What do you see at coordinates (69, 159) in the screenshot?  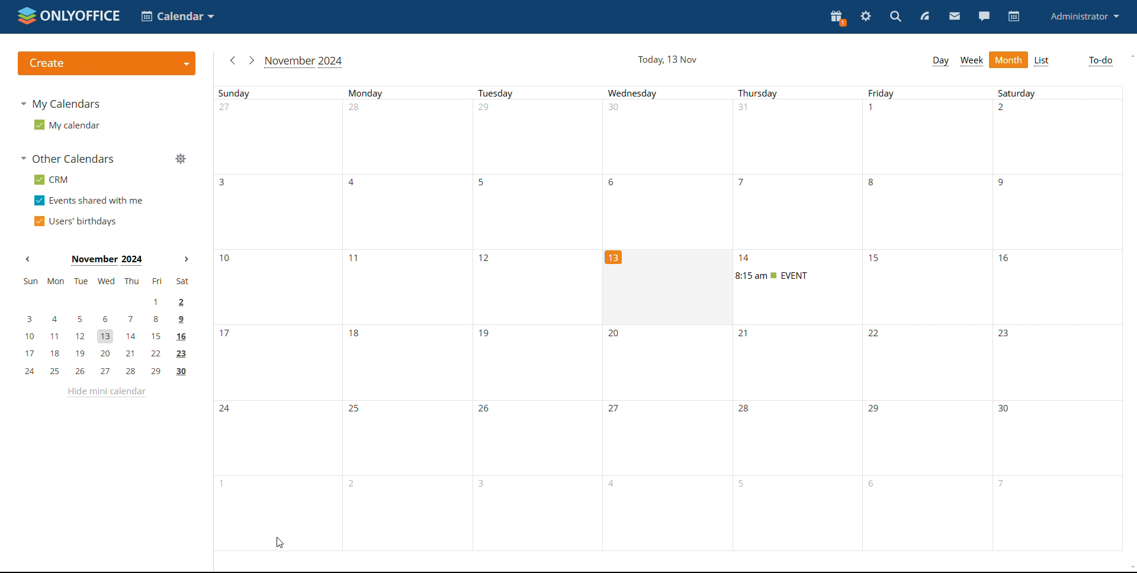 I see `other calendars` at bounding box center [69, 159].